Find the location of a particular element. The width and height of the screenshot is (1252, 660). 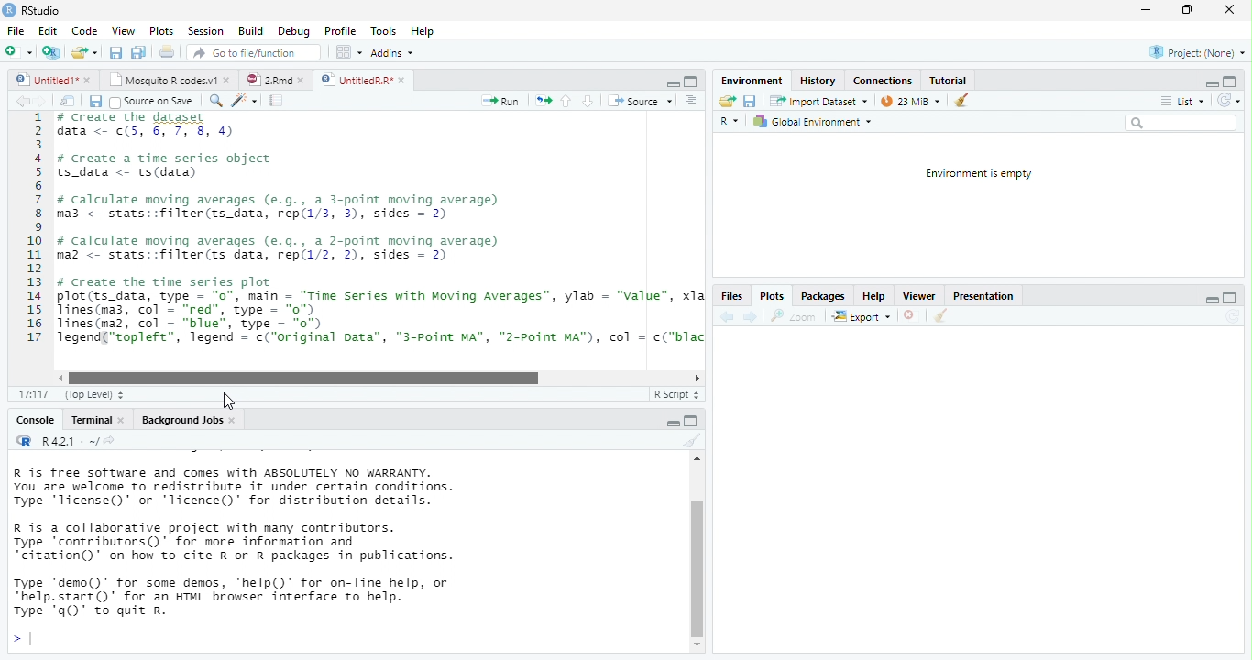

‘Source is located at coordinates (642, 101).